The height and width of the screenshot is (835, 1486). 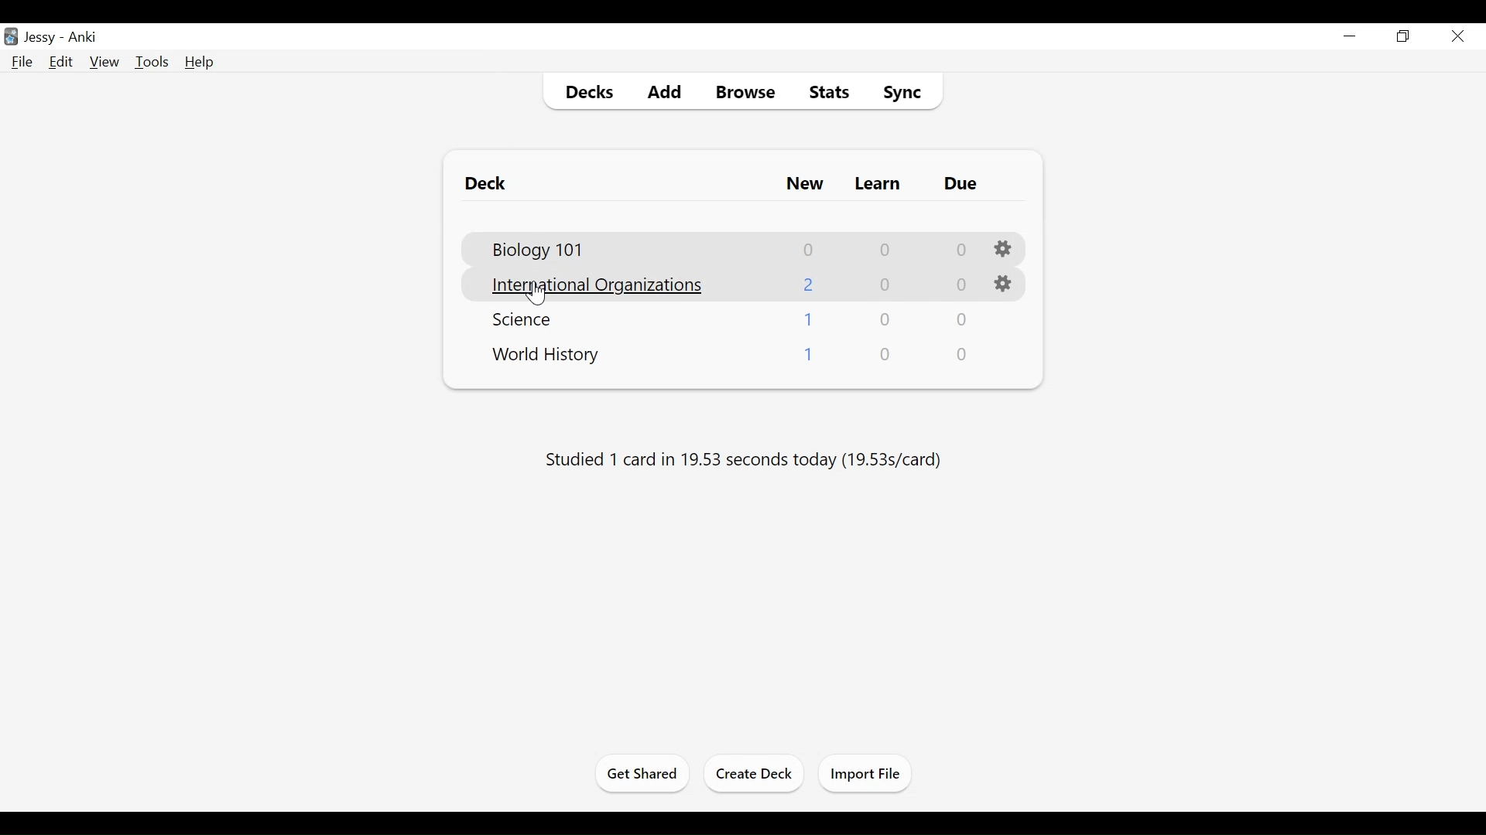 I want to click on Learn Card Count, so click(x=885, y=250).